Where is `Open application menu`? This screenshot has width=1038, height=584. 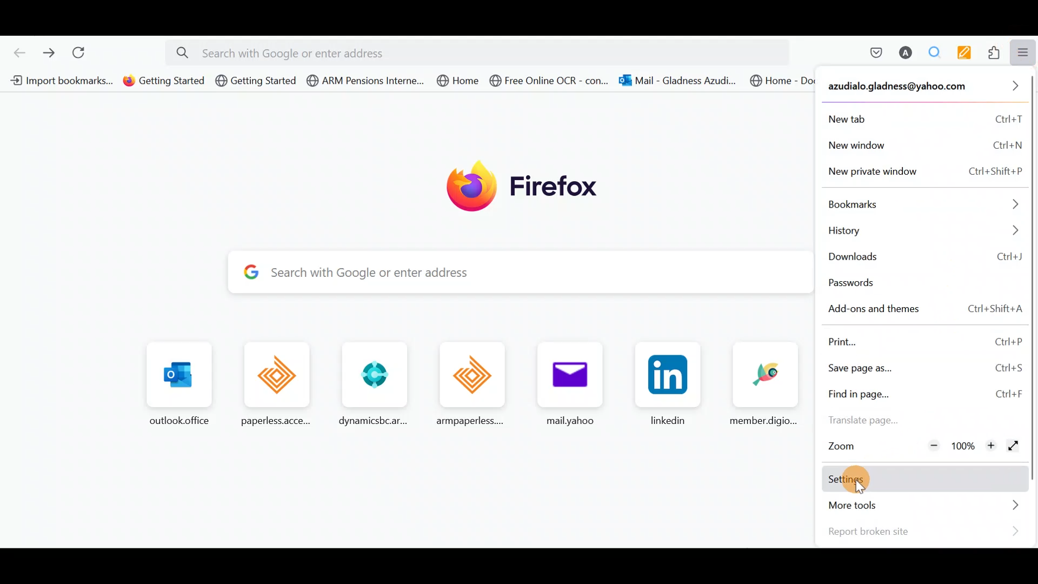
Open application menu is located at coordinates (1022, 54).